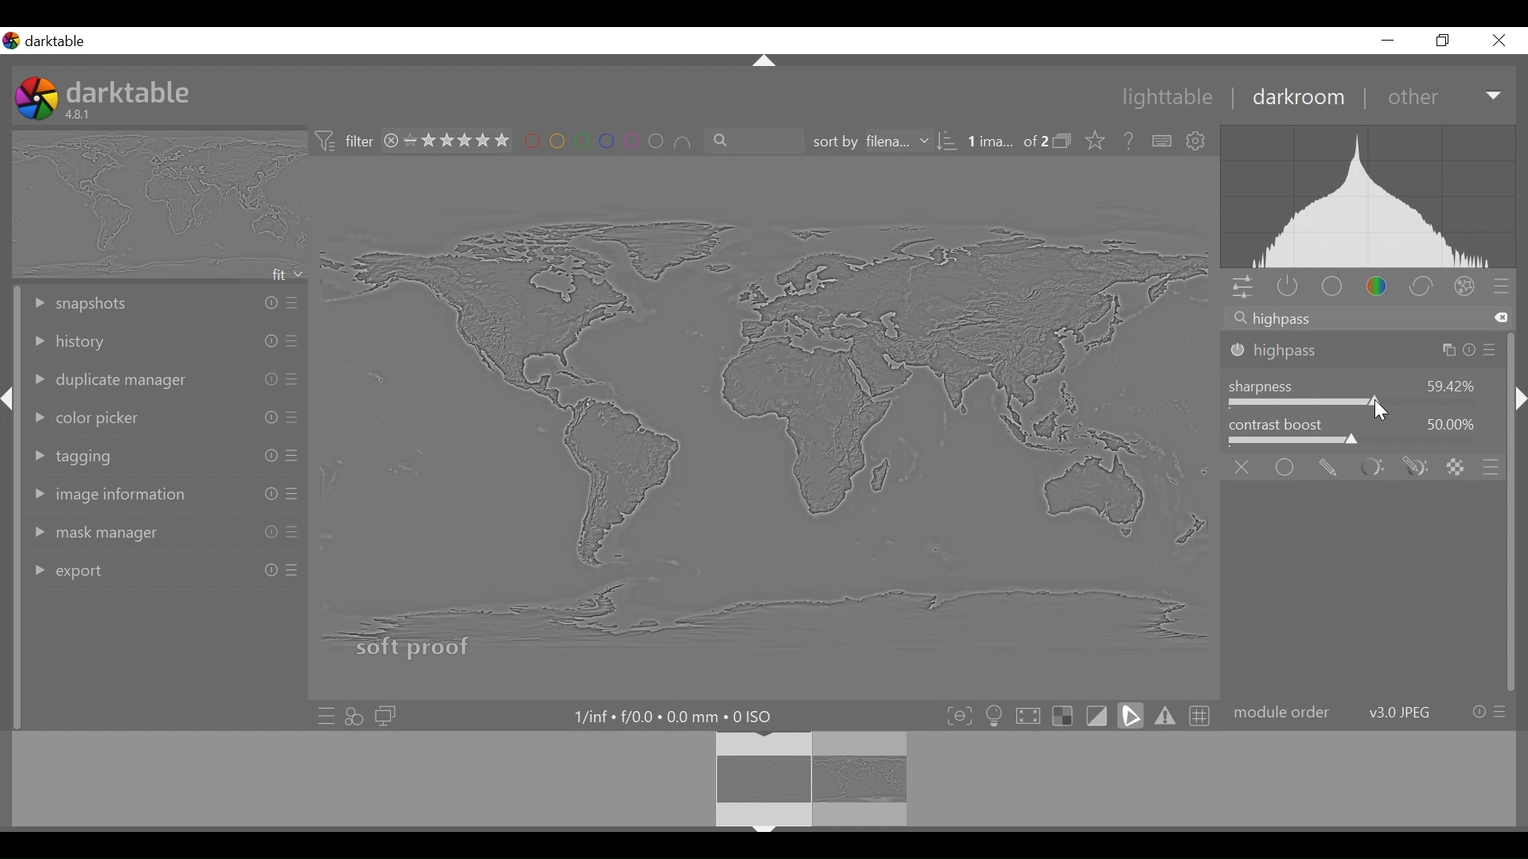 This screenshot has width=1528, height=859. Describe the element at coordinates (1378, 412) in the screenshot. I see `Cursor` at that location.